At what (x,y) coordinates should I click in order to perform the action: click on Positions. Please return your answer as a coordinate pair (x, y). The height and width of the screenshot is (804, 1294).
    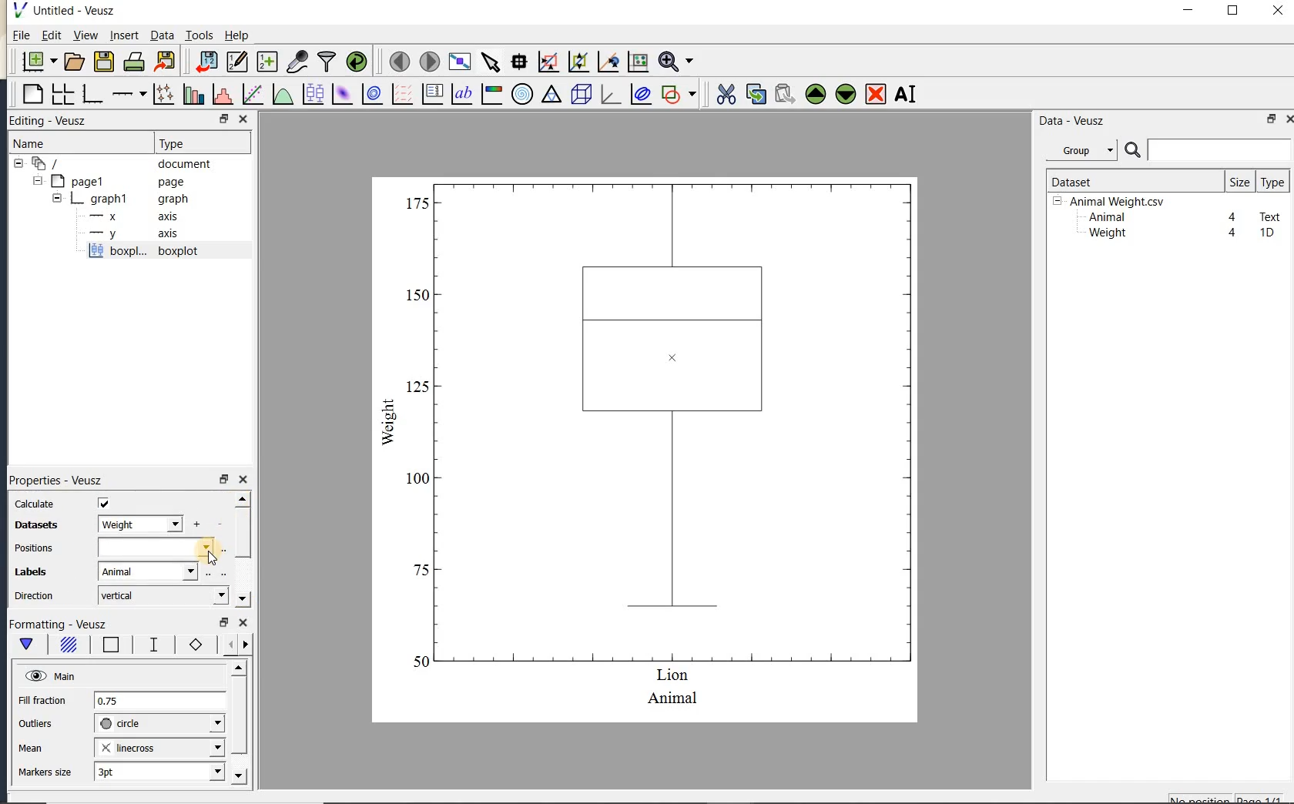
    Looking at the image, I should click on (32, 549).